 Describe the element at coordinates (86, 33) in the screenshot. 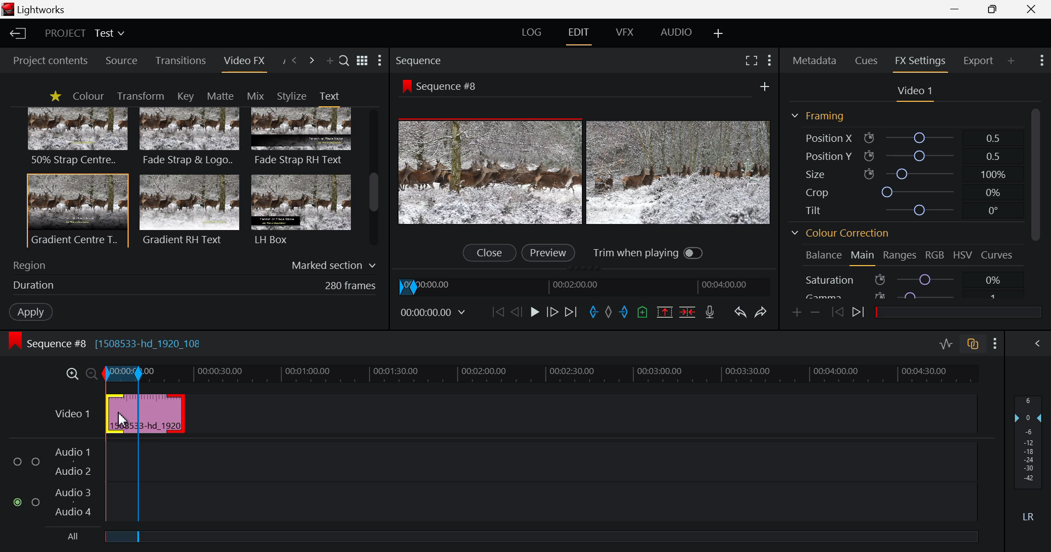

I see `Project title` at that location.